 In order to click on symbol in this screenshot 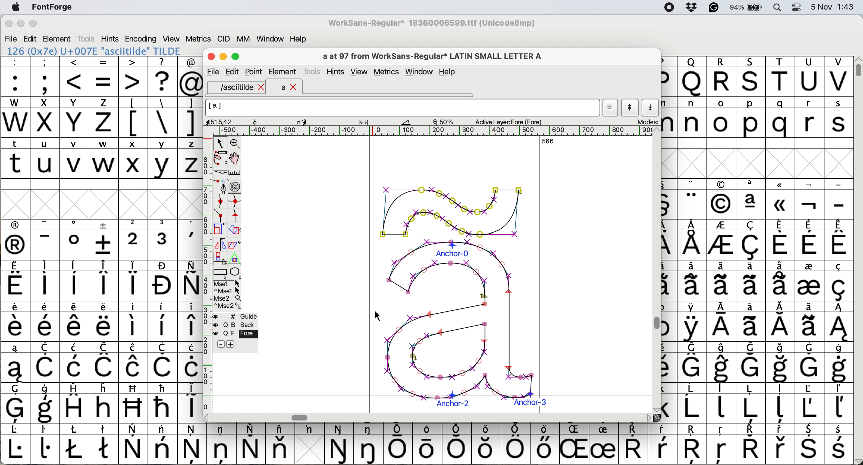, I will do `click(370, 444)`.